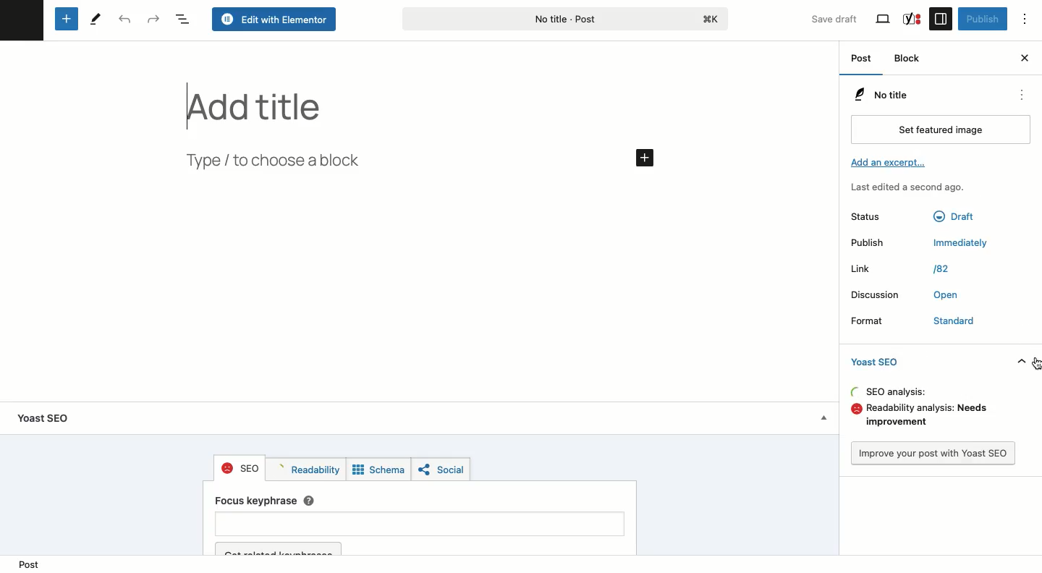 This screenshot has width=1042, height=573. I want to click on Post, so click(27, 561).